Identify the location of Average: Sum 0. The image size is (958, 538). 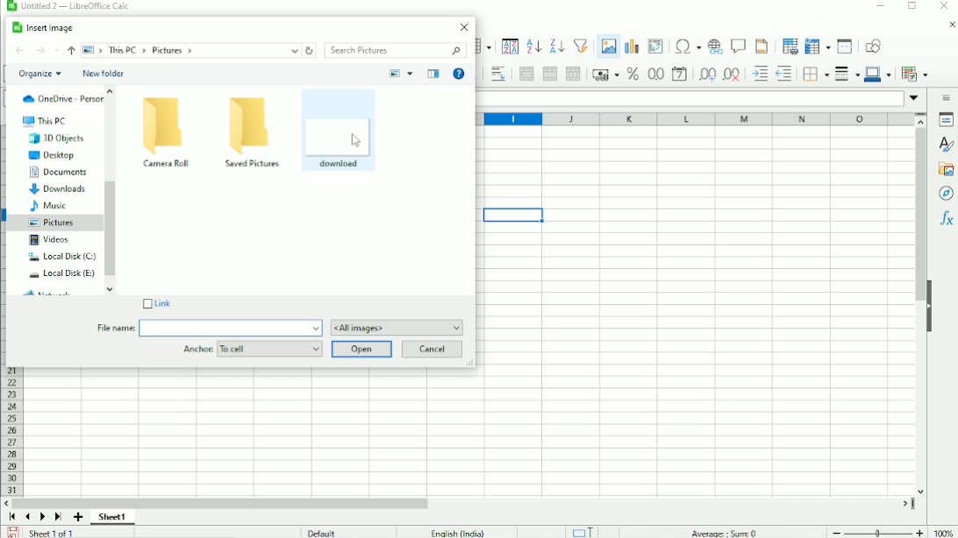
(723, 531).